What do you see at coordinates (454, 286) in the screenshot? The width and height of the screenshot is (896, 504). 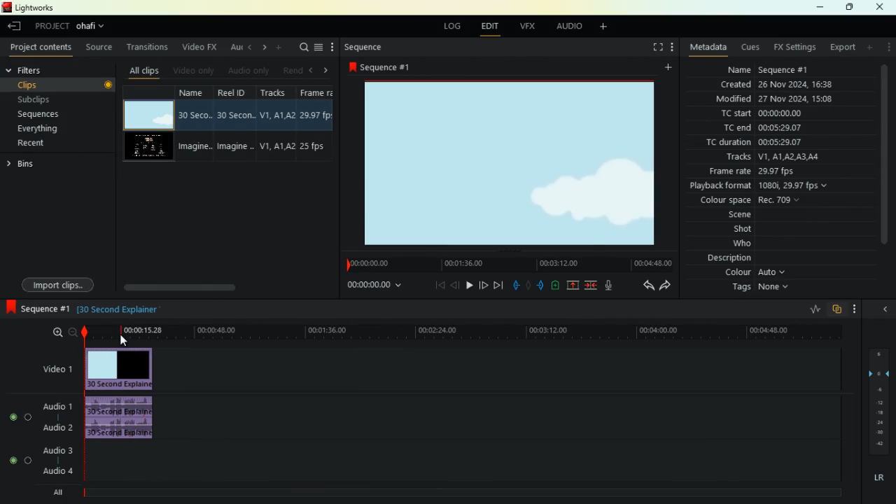 I see `back` at bounding box center [454, 286].